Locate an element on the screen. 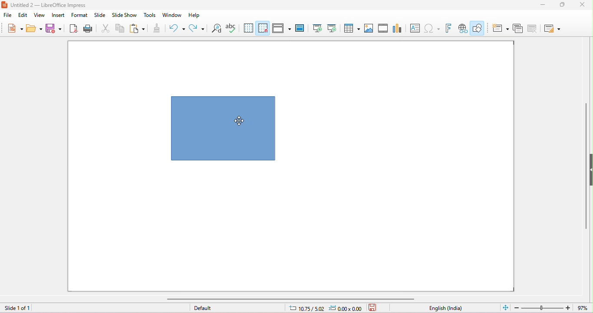 This screenshot has width=593, height=313. maximize is located at coordinates (563, 5).